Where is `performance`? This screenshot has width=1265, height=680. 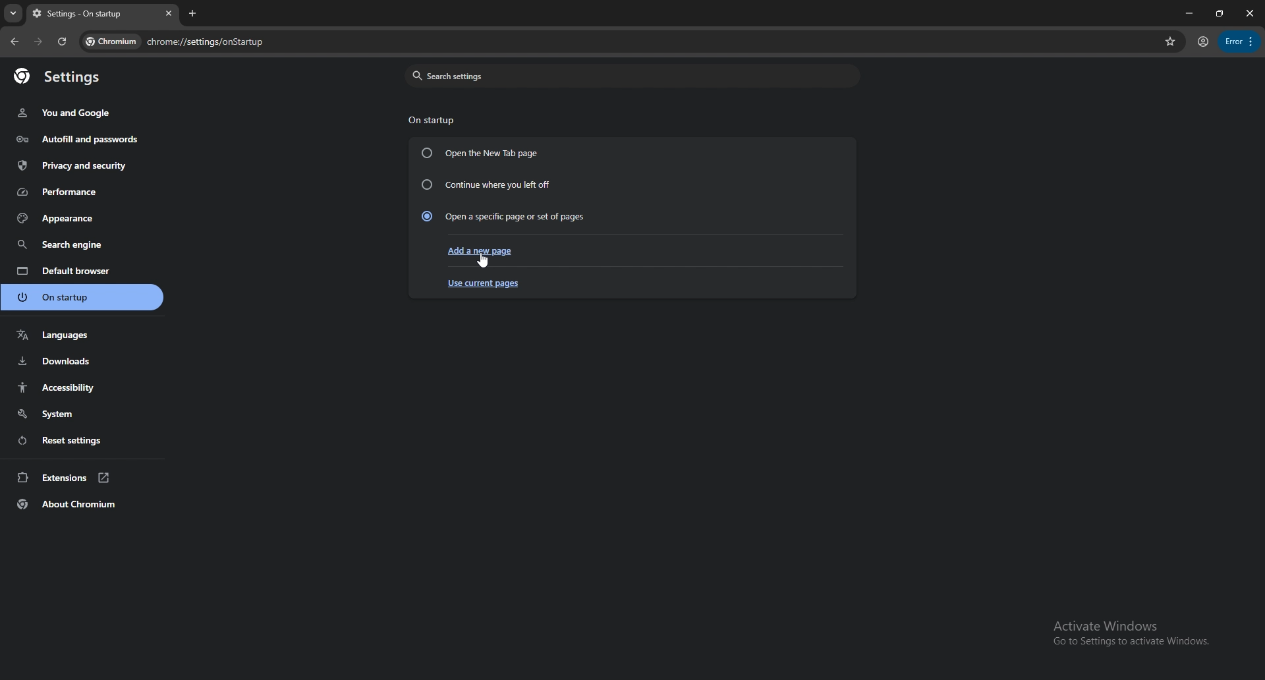 performance is located at coordinates (77, 191).